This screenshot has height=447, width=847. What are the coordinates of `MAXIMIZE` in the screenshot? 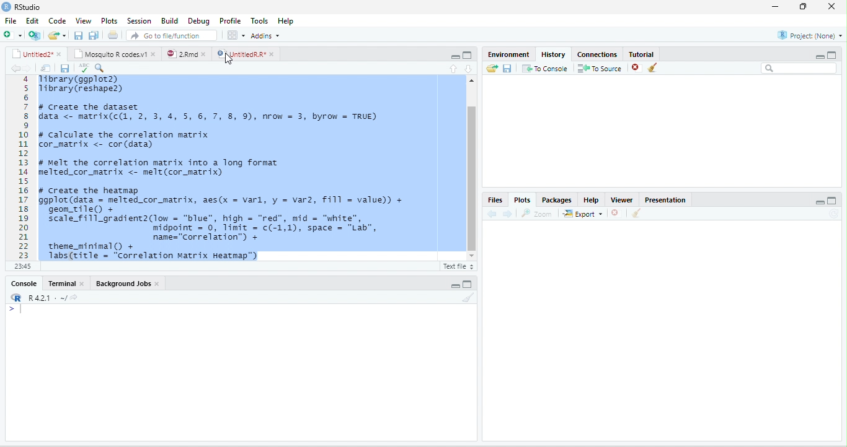 It's located at (836, 202).